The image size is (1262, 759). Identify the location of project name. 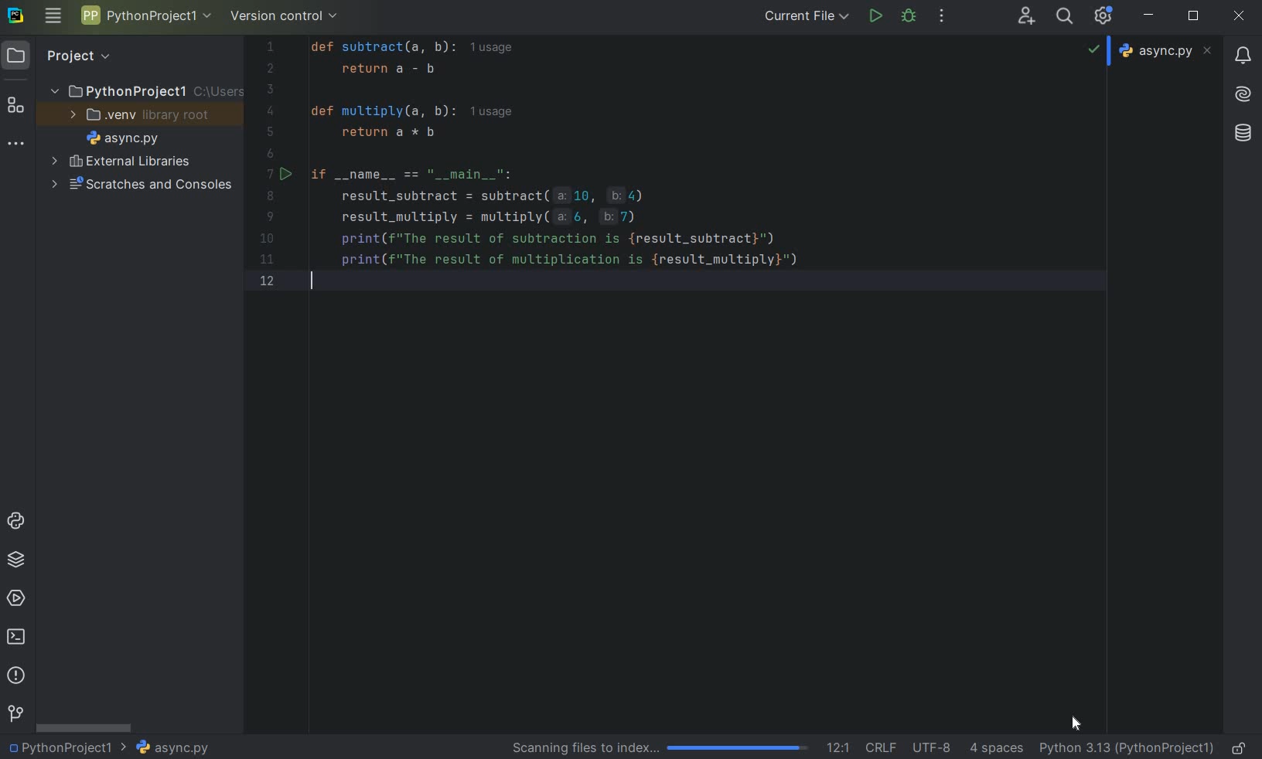
(145, 15).